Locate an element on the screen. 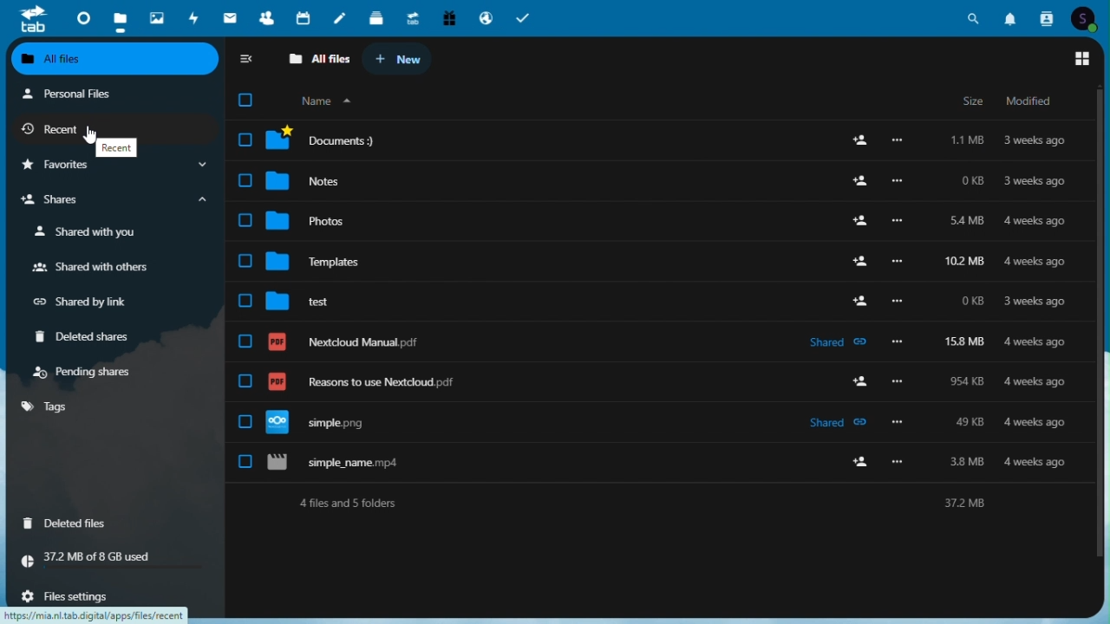  All files is located at coordinates (119, 60).